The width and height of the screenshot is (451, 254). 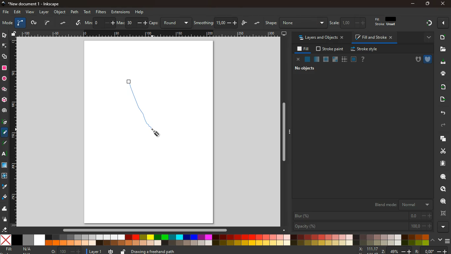 I want to click on draw, so click(x=245, y=23).